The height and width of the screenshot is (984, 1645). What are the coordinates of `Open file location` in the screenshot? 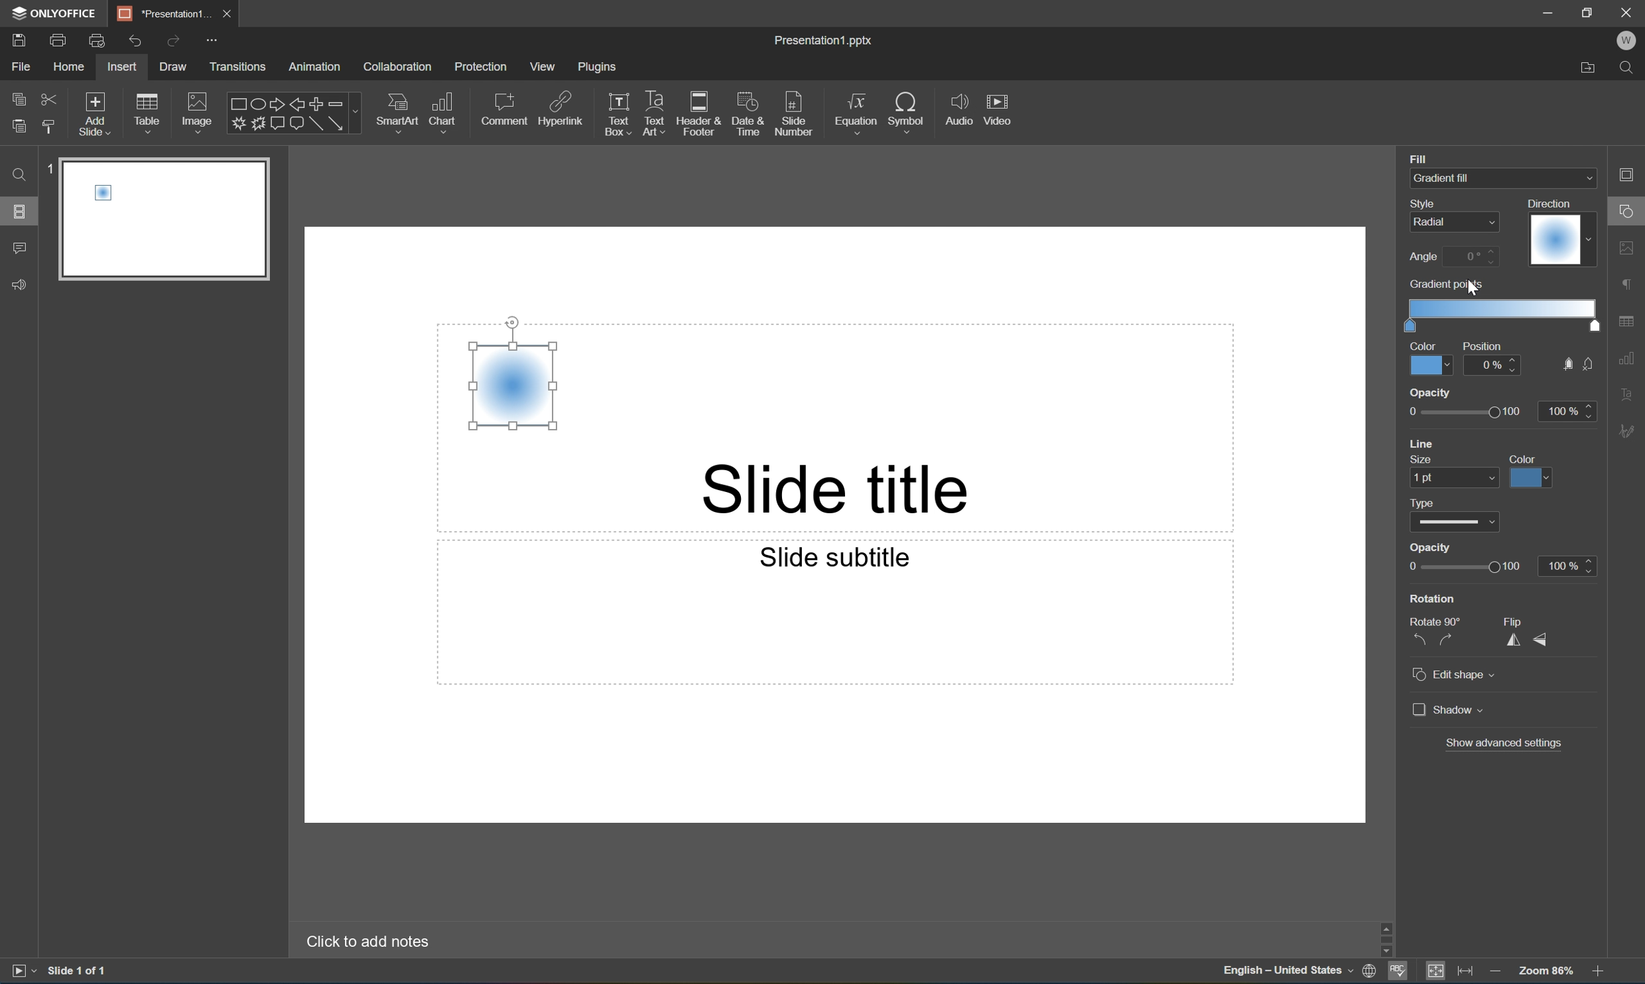 It's located at (1589, 70).